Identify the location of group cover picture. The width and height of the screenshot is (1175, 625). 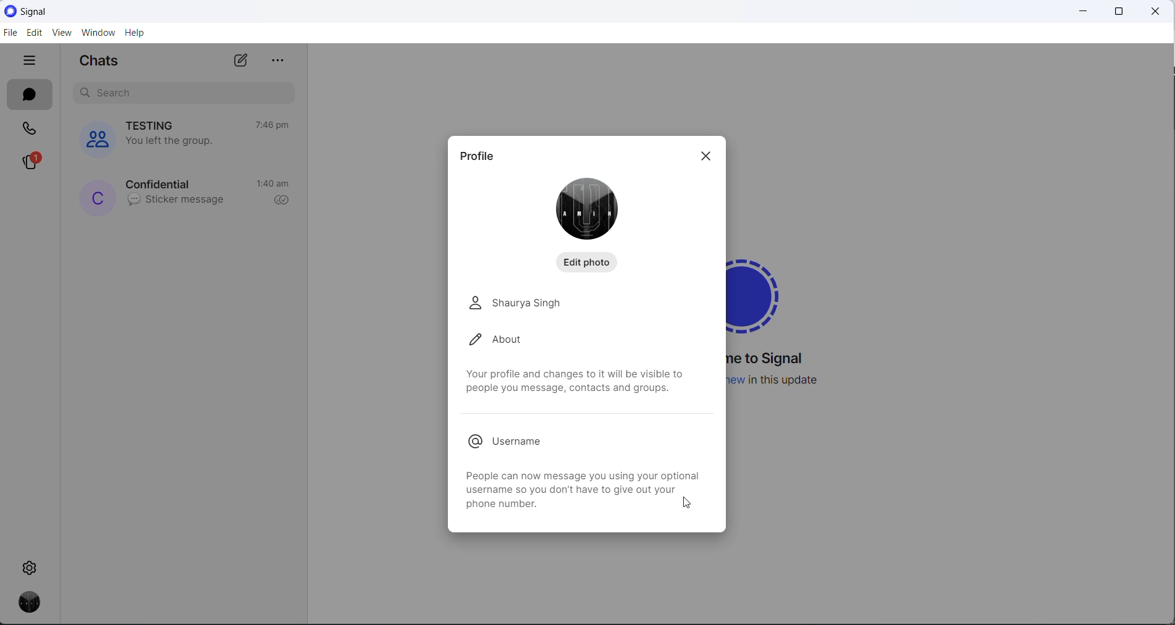
(95, 140).